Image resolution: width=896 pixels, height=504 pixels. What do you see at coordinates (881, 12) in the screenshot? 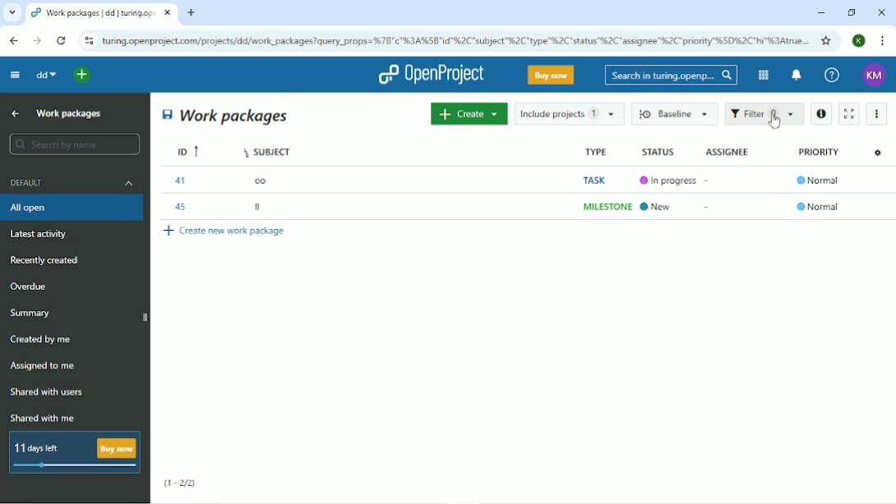
I see `Close` at bounding box center [881, 12].